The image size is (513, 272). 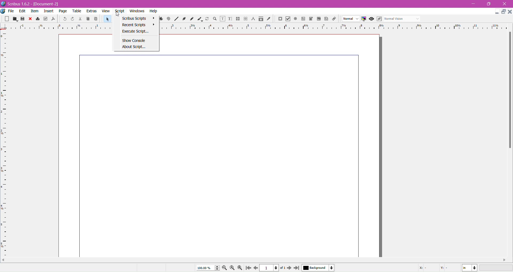 What do you see at coordinates (303, 19) in the screenshot?
I see `PDF Text Field` at bounding box center [303, 19].